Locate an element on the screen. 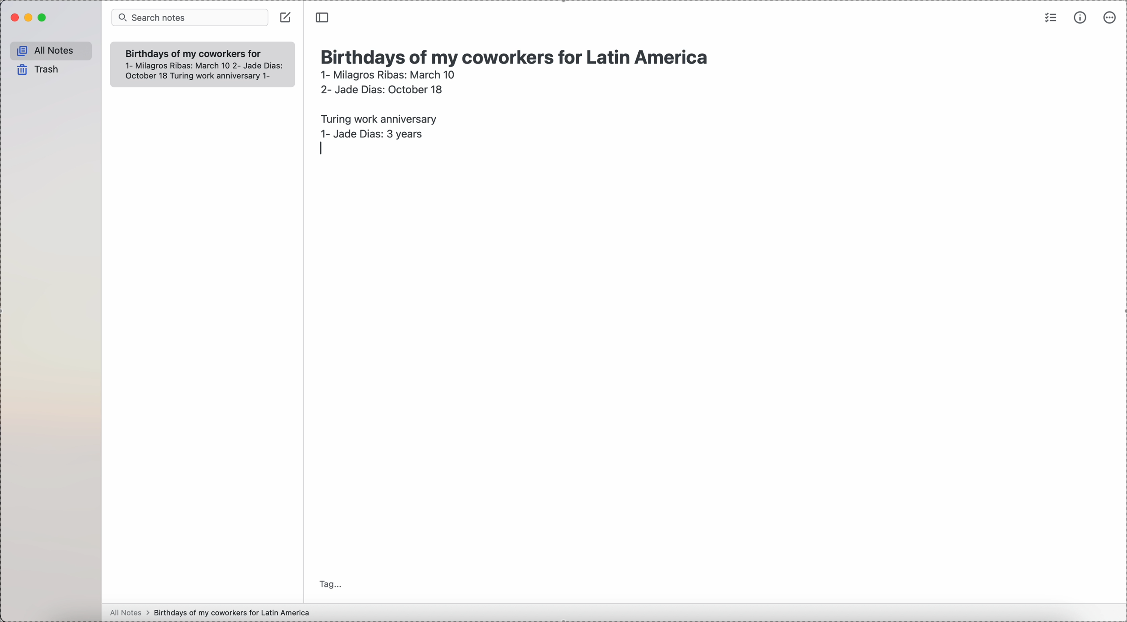 The image size is (1127, 622). more options is located at coordinates (1111, 17).